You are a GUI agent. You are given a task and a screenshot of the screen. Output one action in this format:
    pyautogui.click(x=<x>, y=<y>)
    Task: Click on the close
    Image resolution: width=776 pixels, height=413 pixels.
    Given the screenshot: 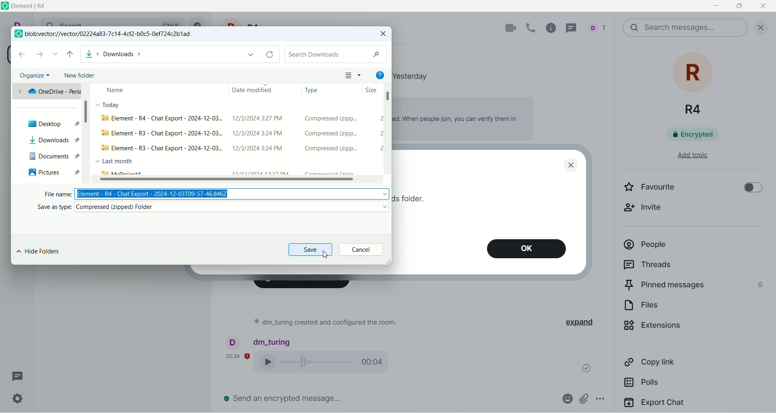 What is the action you would take?
    pyautogui.click(x=759, y=26)
    